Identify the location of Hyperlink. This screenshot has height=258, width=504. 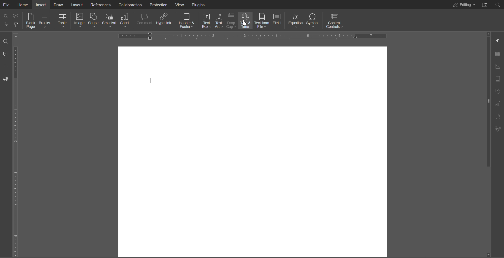
(164, 20).